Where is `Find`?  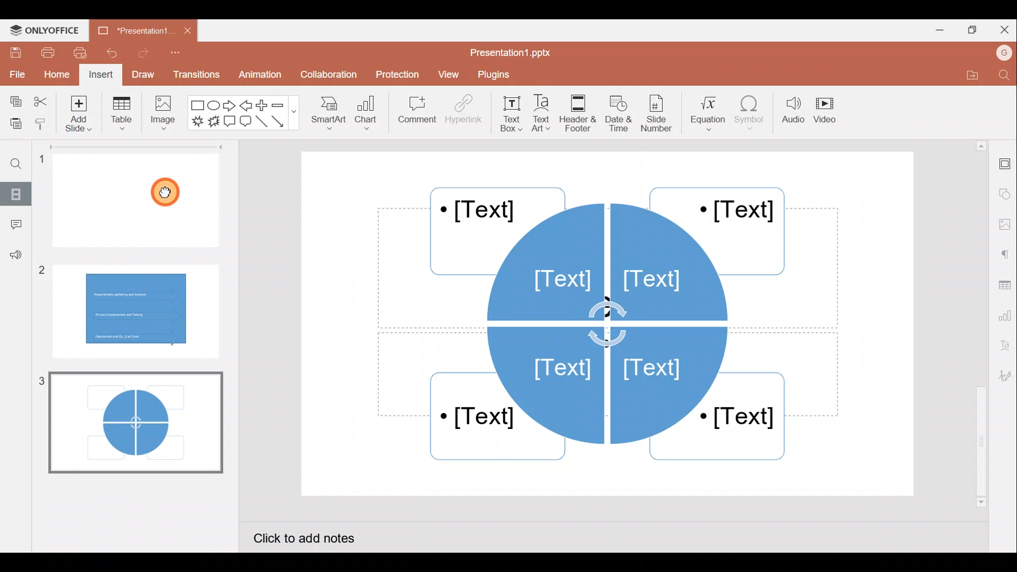 Find is located at coordinates (22, 165).